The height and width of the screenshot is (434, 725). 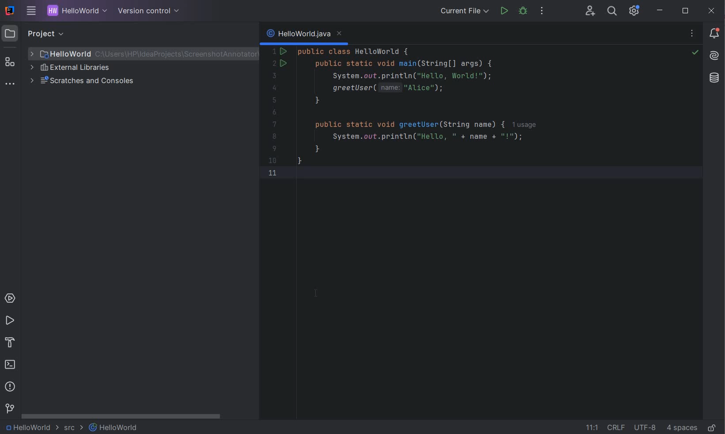 I want to click on NOTIFICATIONS, so click(x=715, y=33).